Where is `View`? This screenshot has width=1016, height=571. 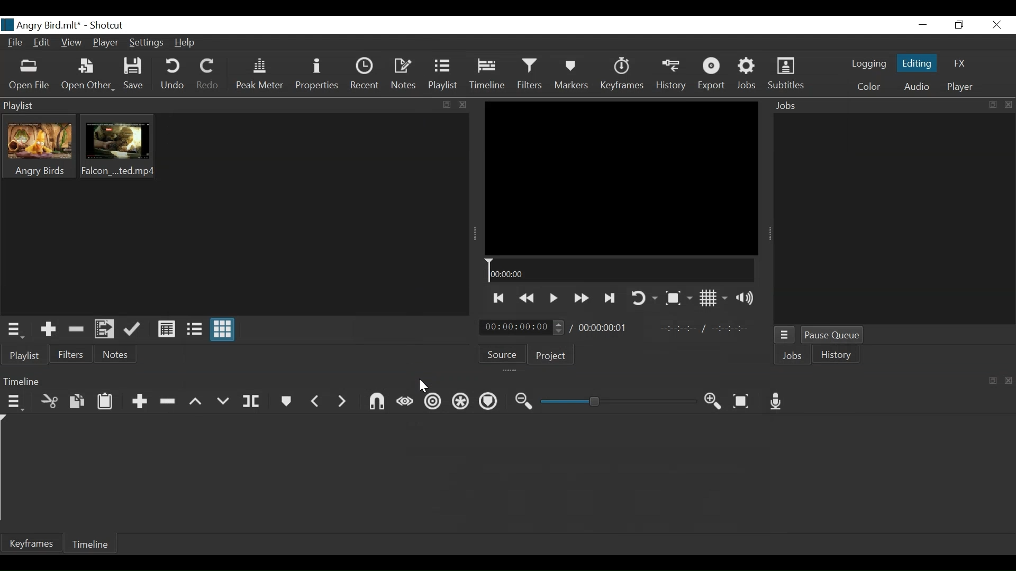
View is located at coordinates (72, 42).